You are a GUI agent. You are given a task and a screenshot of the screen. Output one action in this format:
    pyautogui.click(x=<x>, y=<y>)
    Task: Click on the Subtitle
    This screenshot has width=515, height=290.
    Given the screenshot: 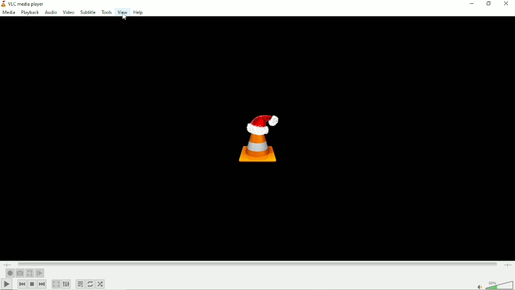 What is the action you would take?
    pyautogui.click(x=87, y=12)
    